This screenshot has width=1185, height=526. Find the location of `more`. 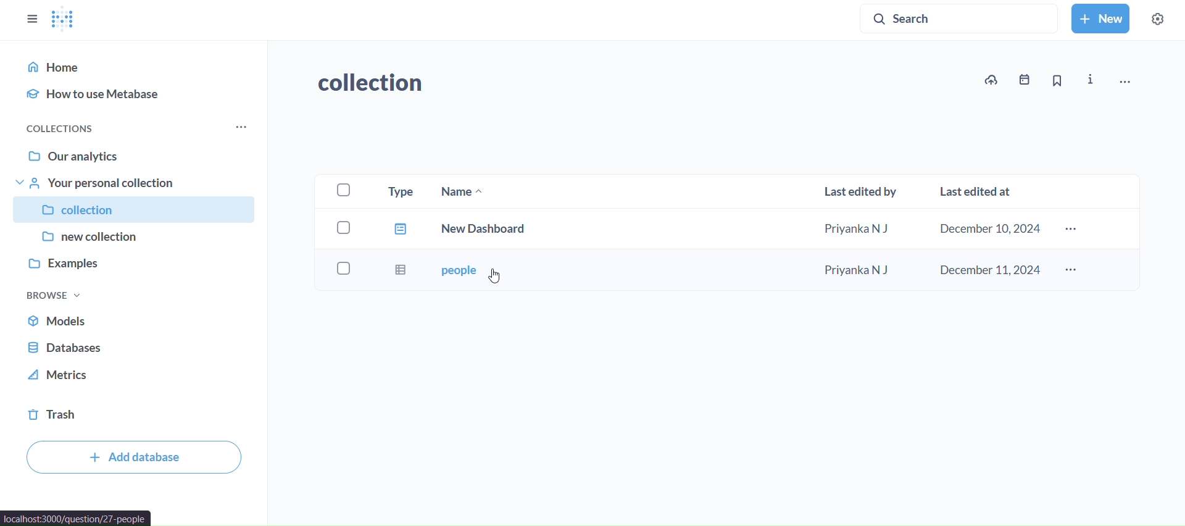

more is located at coordinates (1072, 271).